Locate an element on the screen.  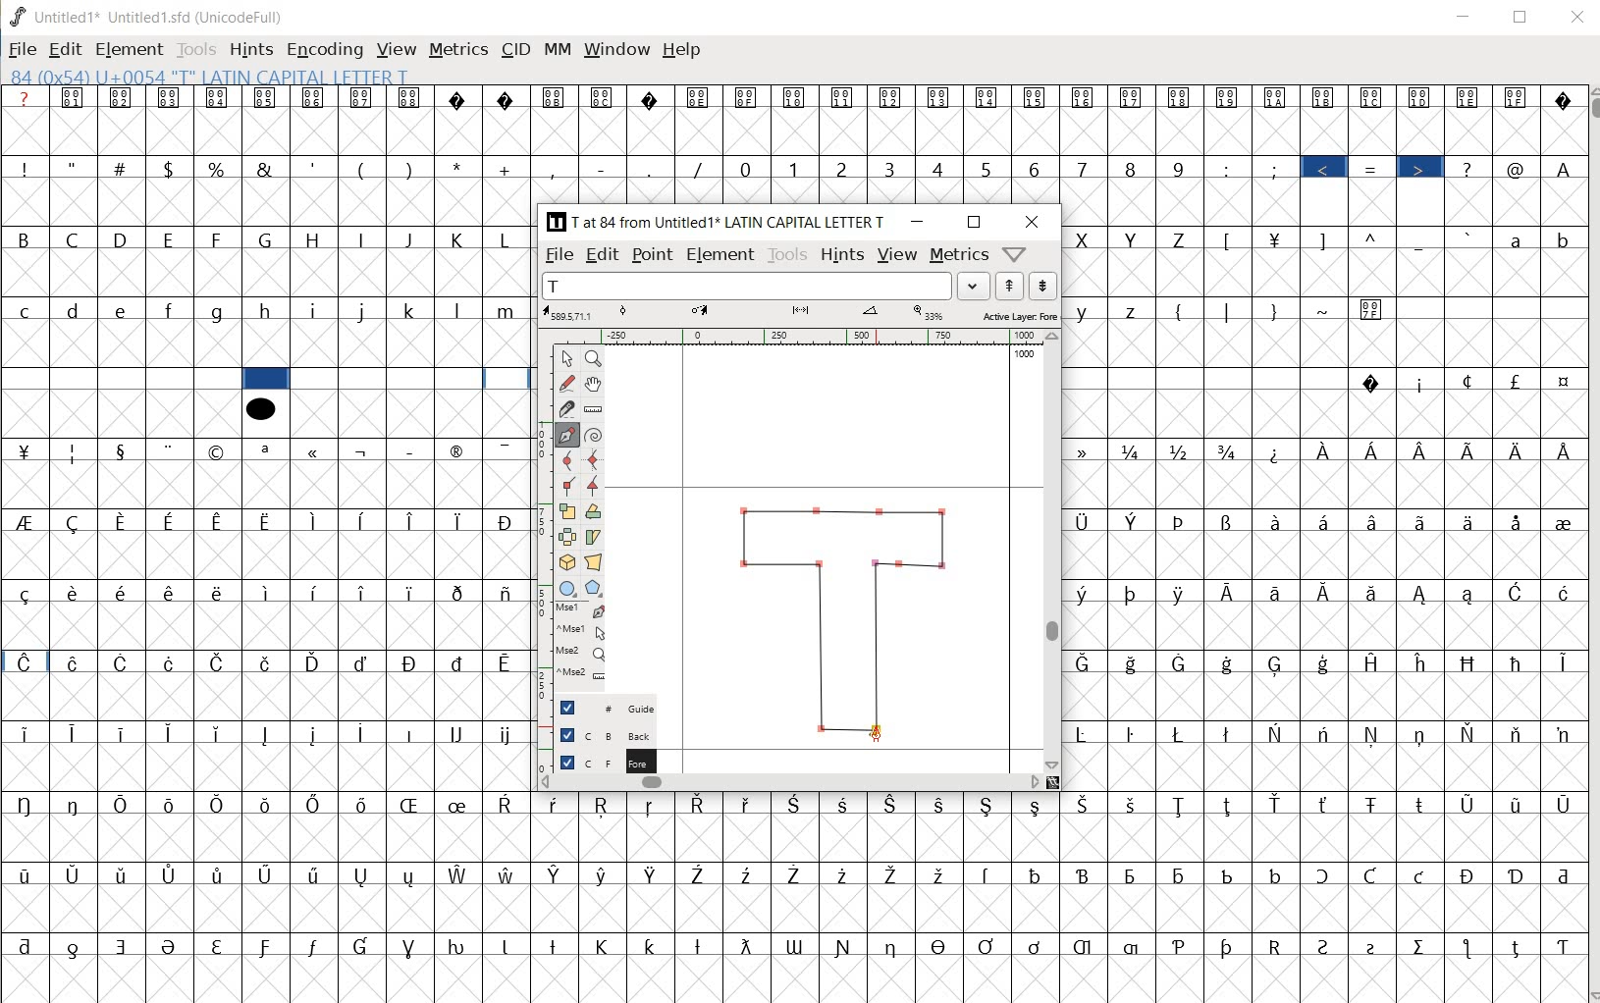
Symbol is located at coordinates (892, 98).